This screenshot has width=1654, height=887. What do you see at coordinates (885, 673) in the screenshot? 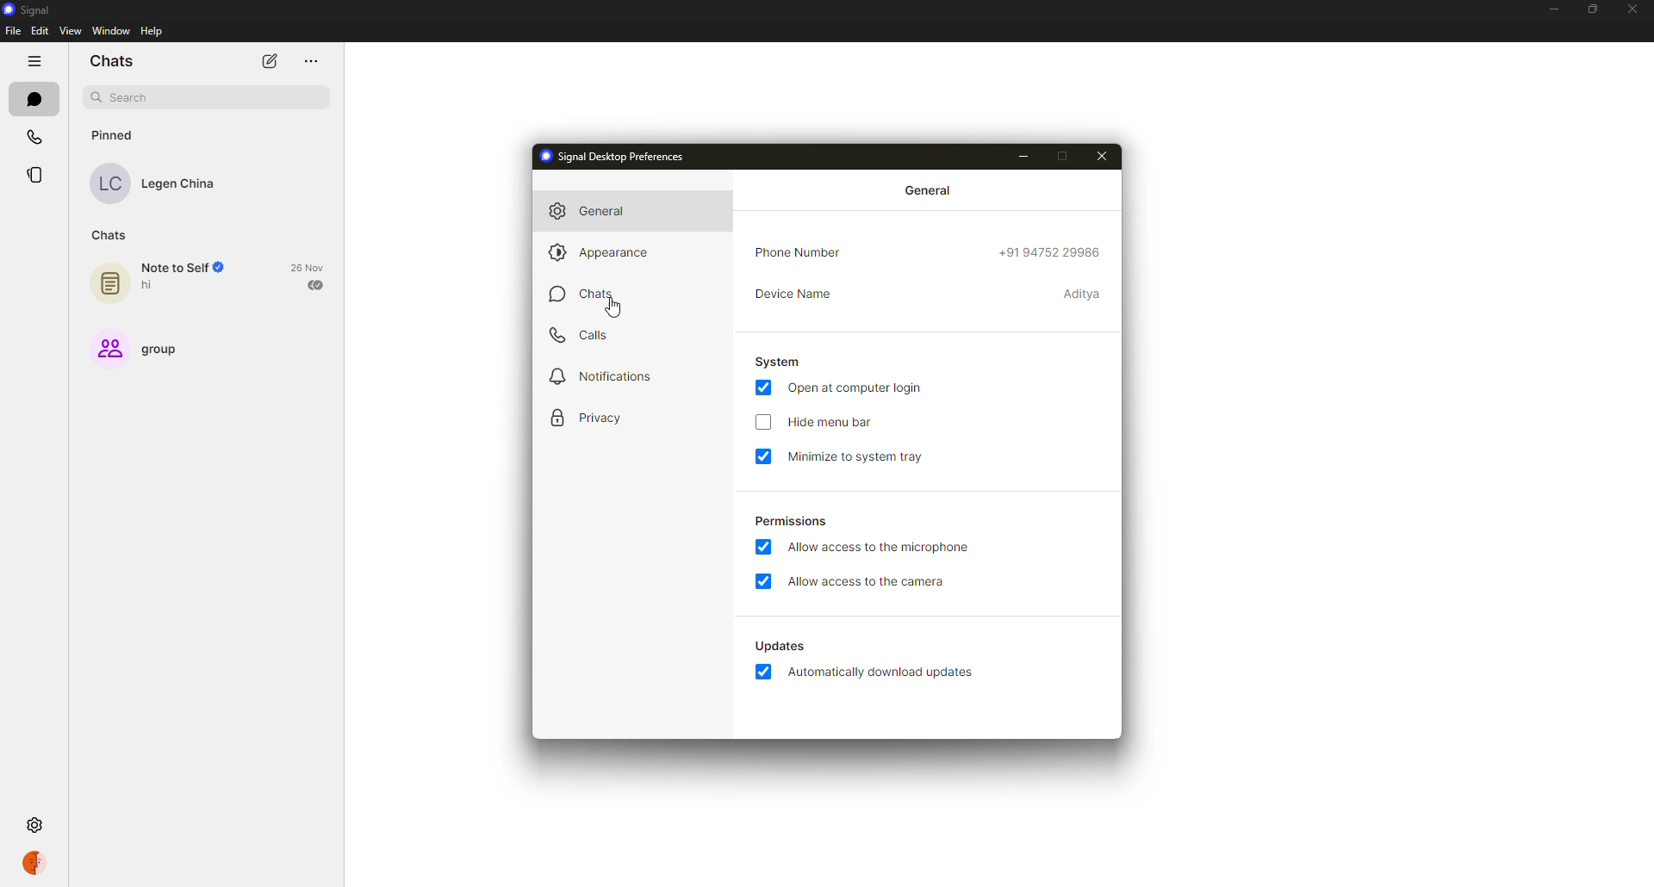
I see `automatically download updates` at bounding box center [885, 673].